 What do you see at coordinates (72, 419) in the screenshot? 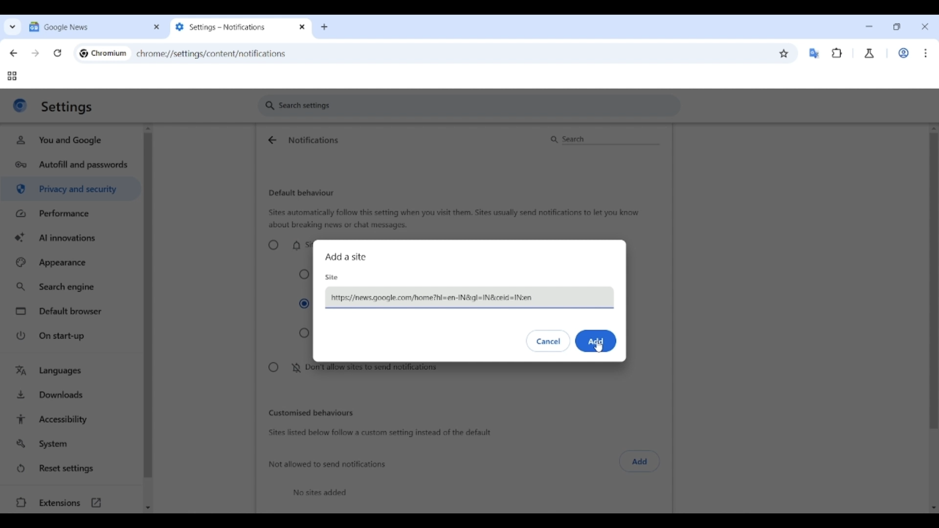
I see `Accessibility` at bounding box center [72, 419].